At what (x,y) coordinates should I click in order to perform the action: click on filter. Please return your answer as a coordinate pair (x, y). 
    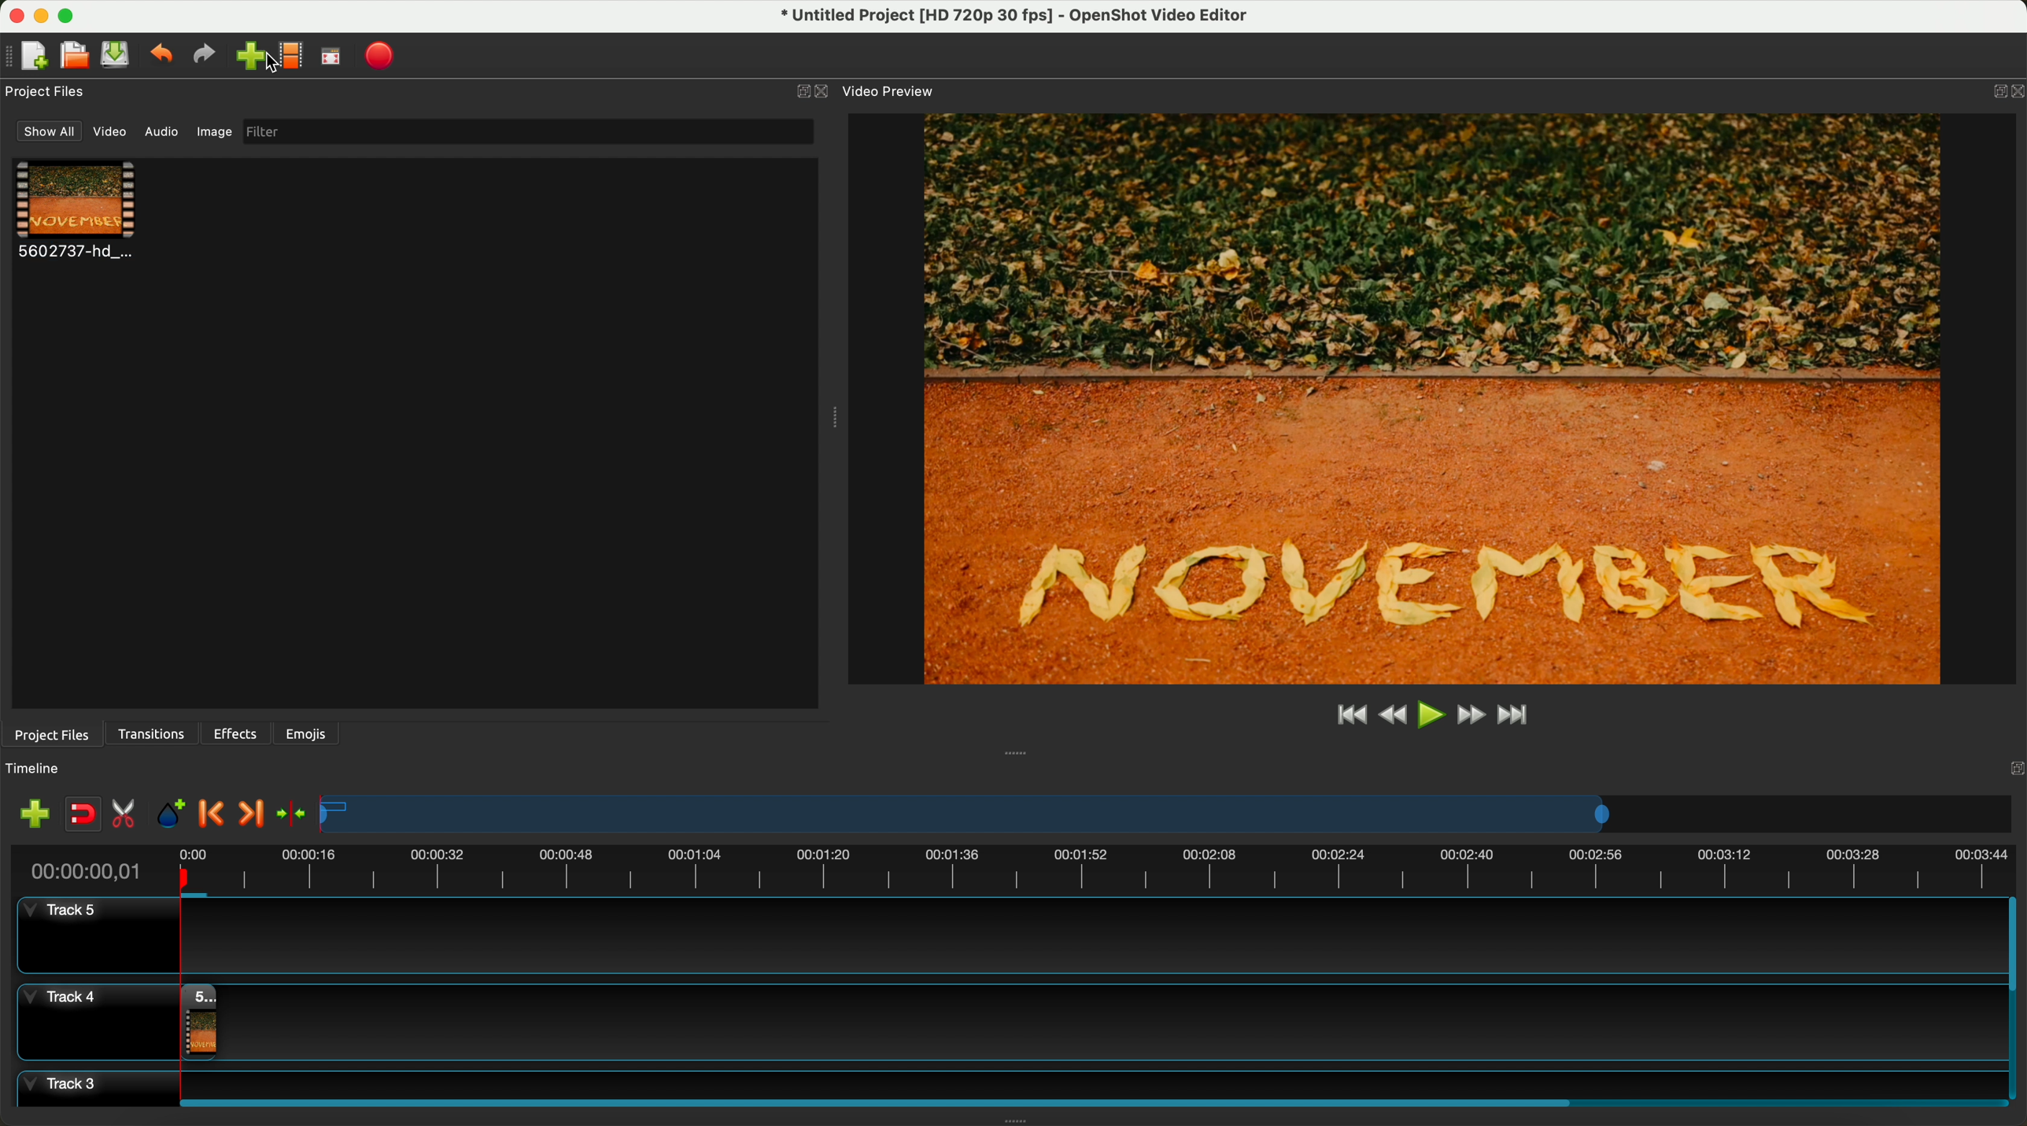
    Looking at the image, I should click on (524, 131).